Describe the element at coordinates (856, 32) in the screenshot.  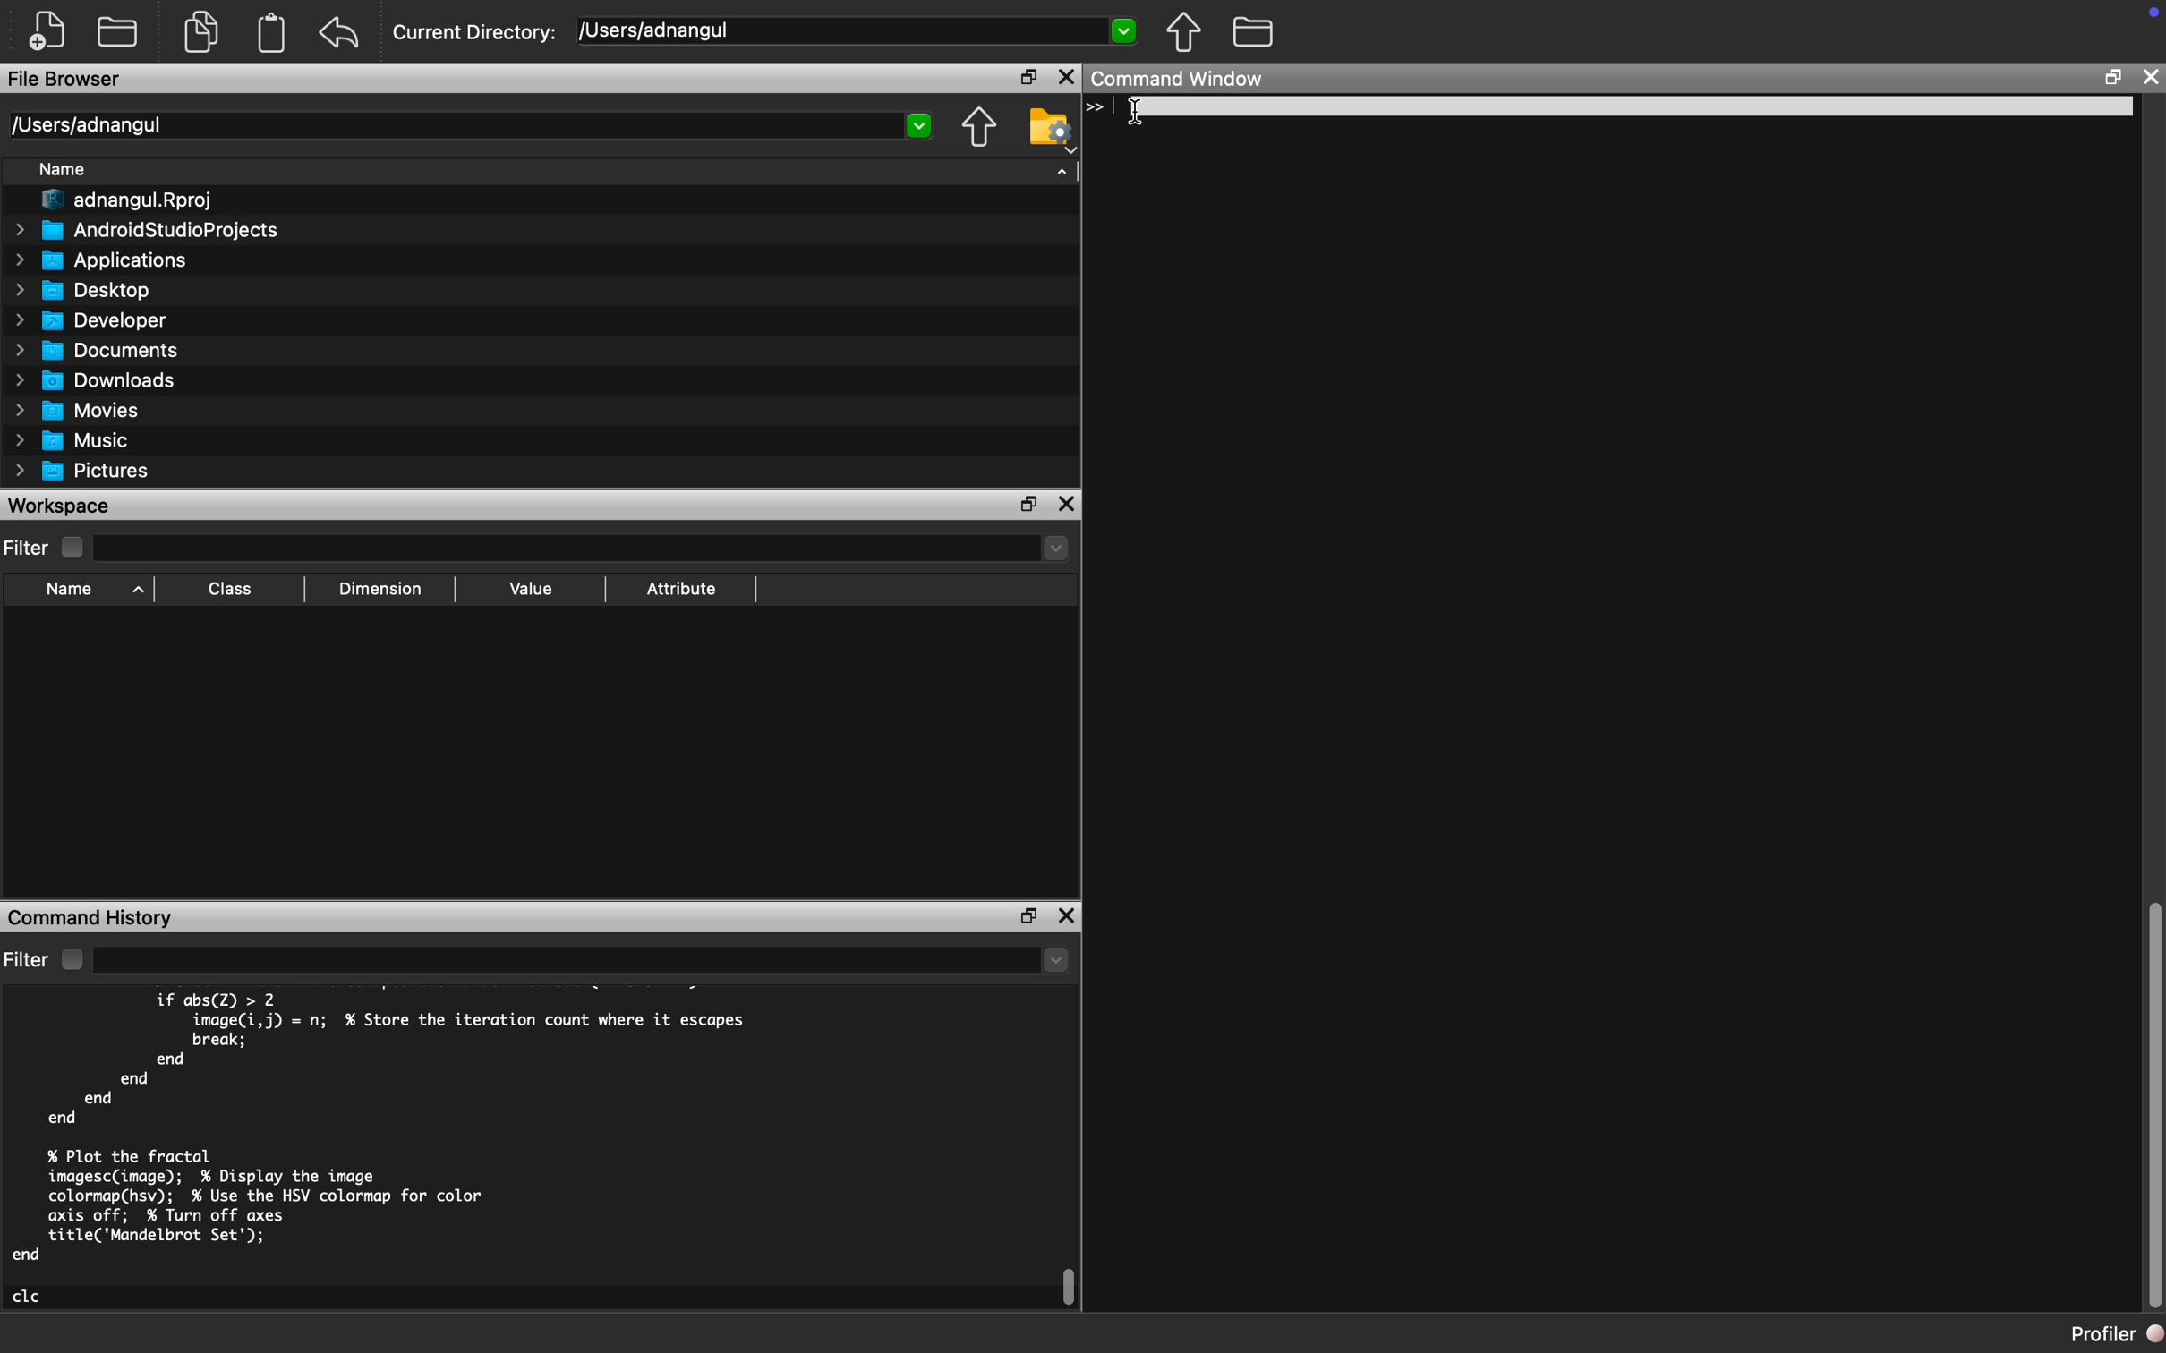
I see `/Users/adnangul ` at that location.